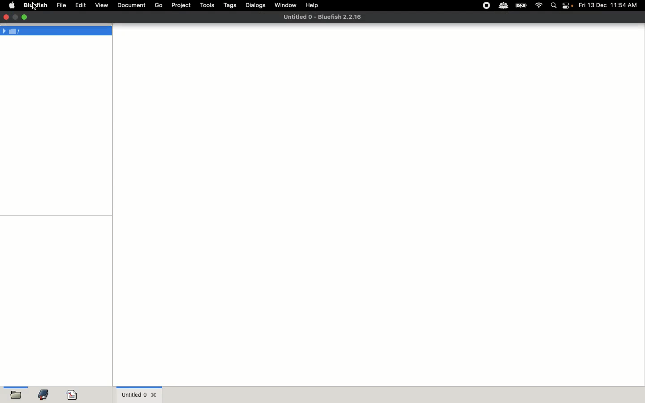  What do you see at coordinates (139, 394) in the screenshot?
I see `Untitled` at bounding box center [139, 394].